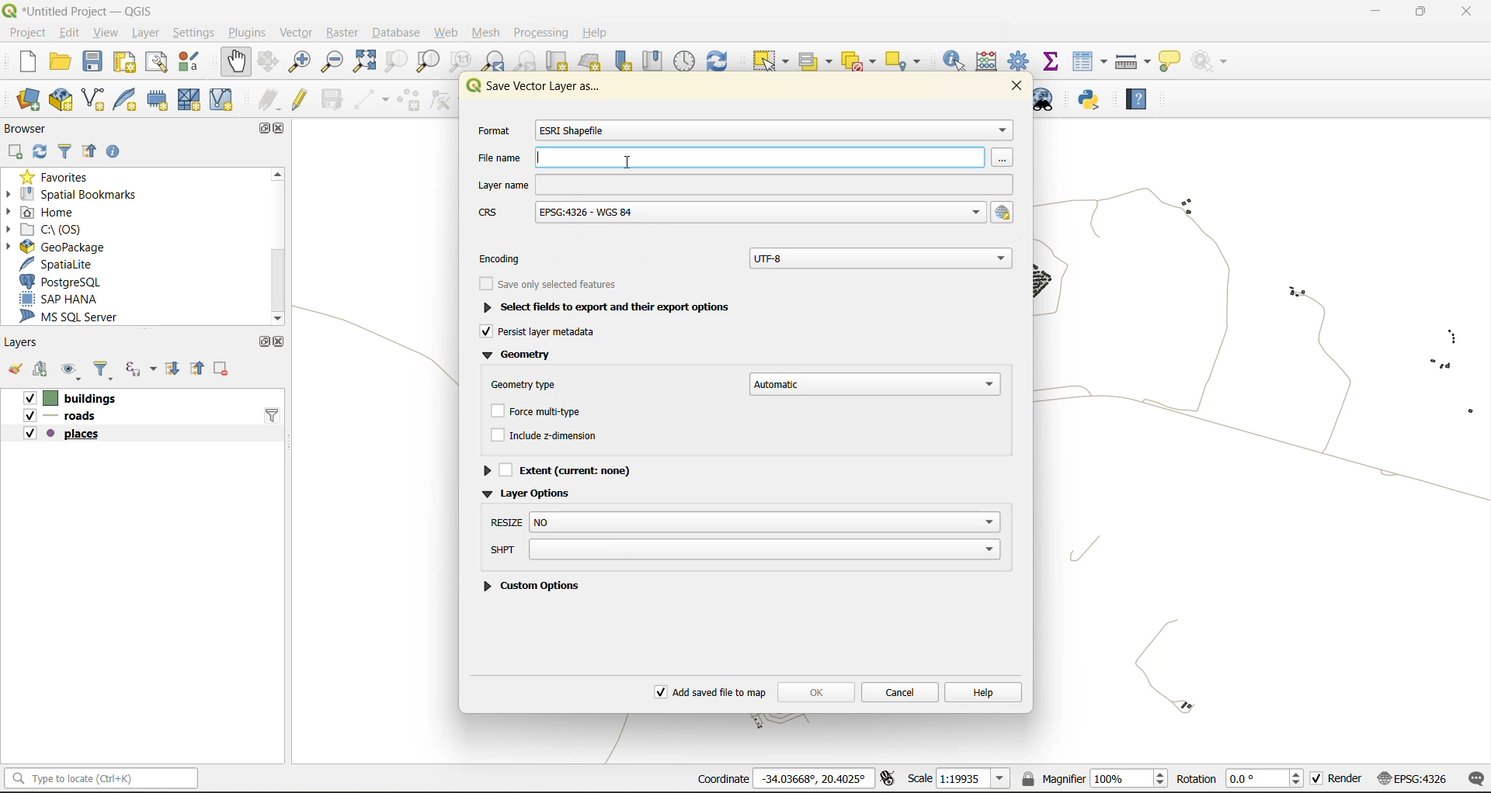 This screenshot has height=793, width=1491. What do you see at coordinates (1094, 102) in the screenshot?
I see `python` at bounding box center [1094, 102].